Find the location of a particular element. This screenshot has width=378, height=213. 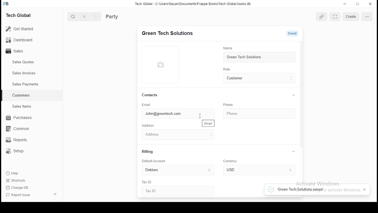

billing is located at coordinates (148, 152).